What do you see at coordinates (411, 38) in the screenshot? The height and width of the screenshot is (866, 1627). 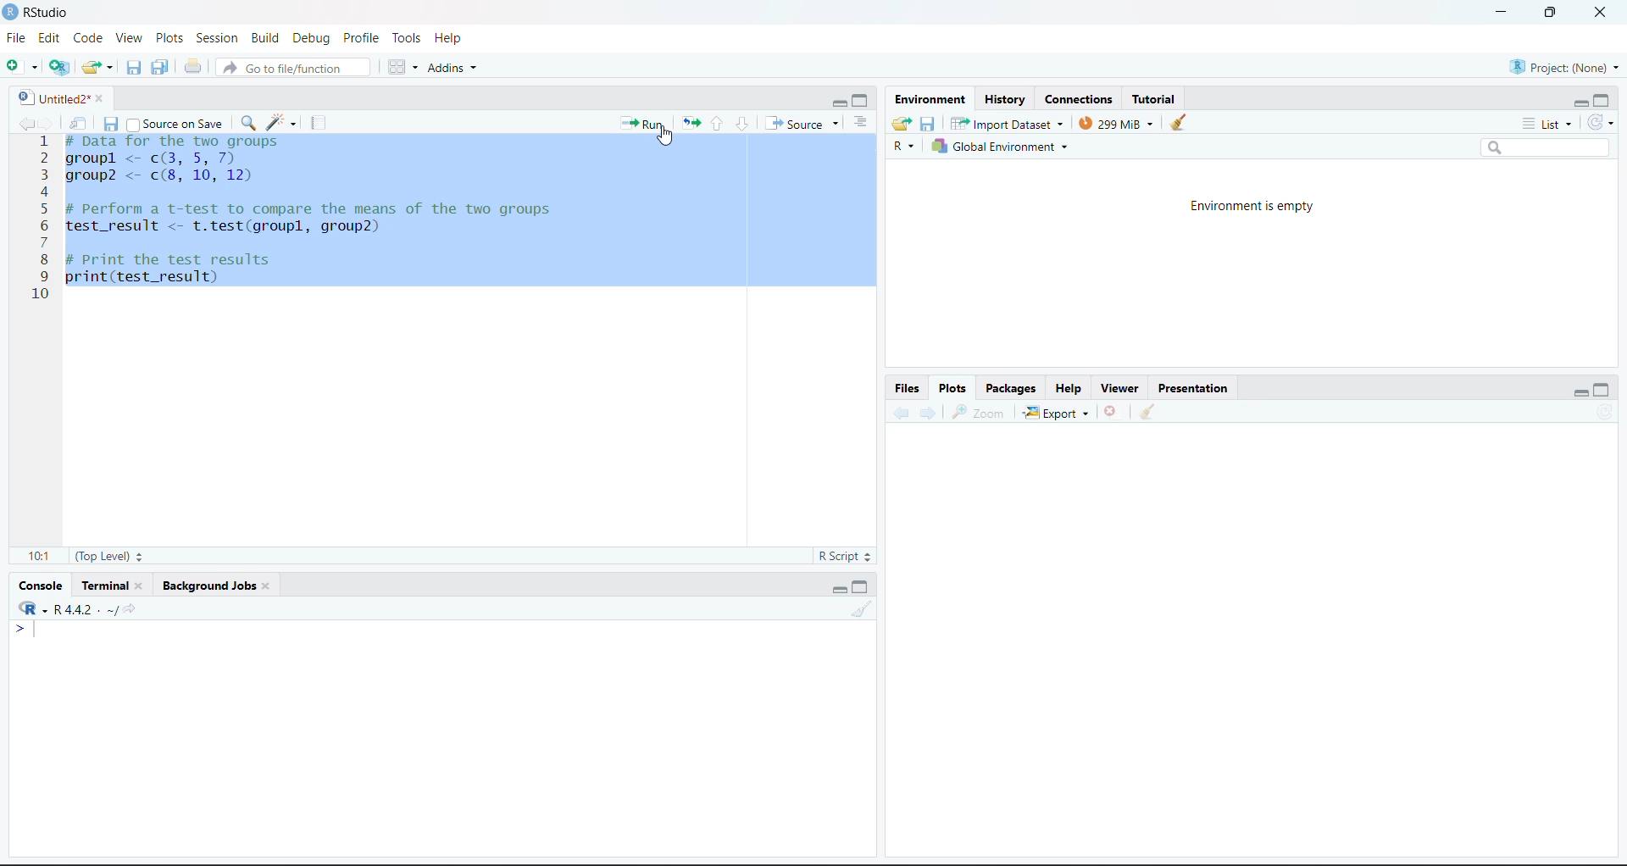 I see `Tools` at bounding box center [411, 38].